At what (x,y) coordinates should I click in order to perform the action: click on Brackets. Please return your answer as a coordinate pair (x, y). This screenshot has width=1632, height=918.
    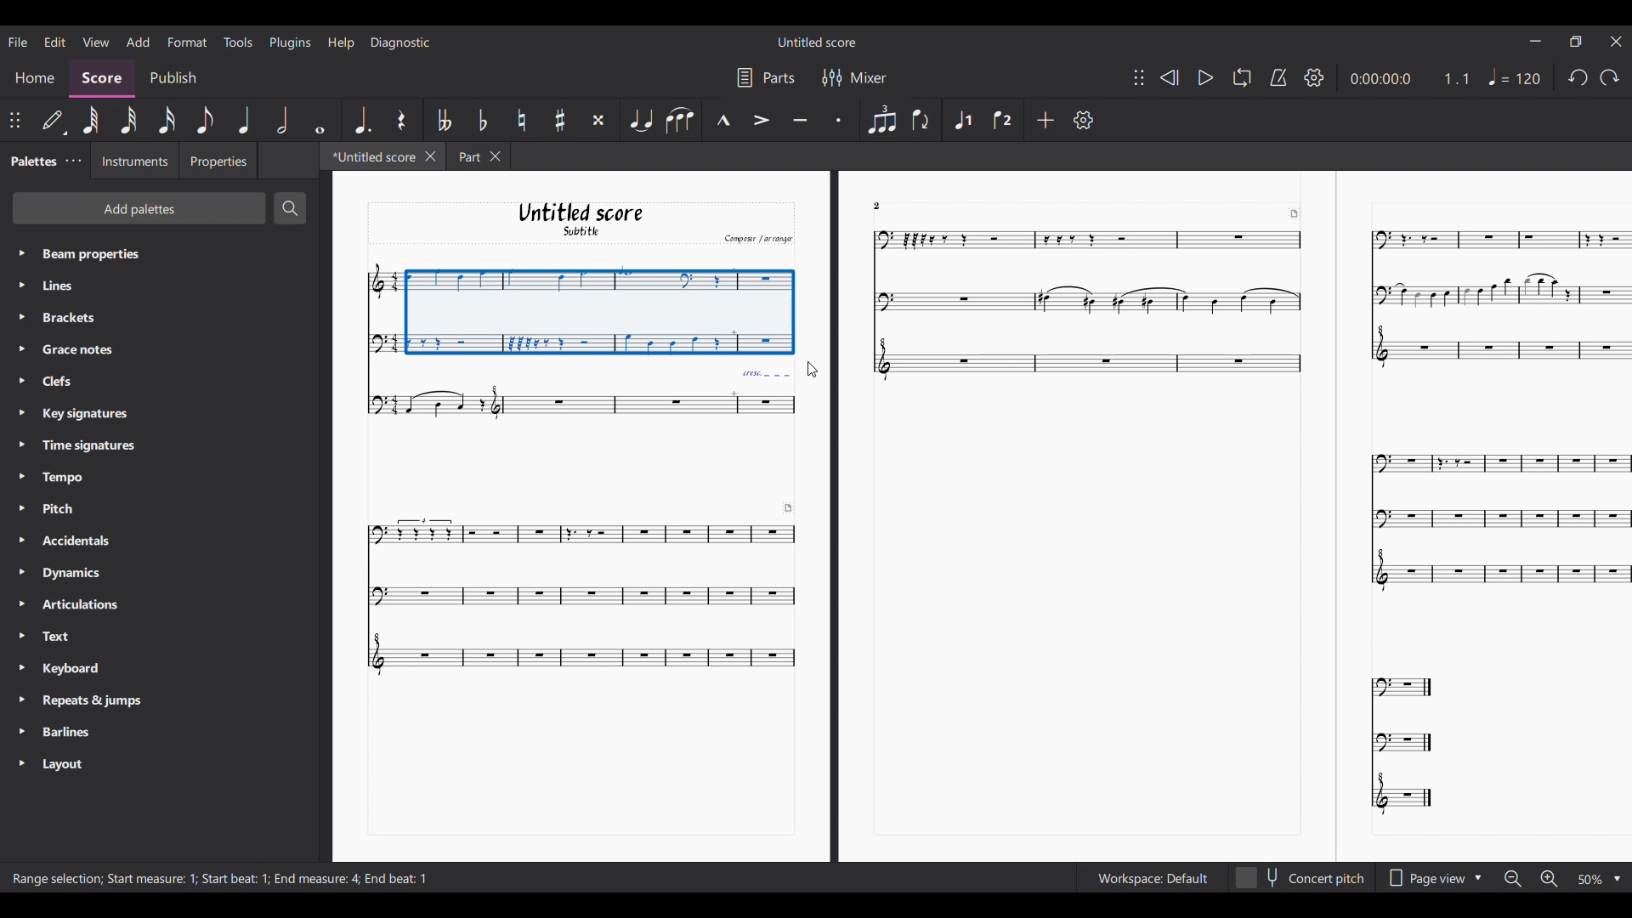
    Looking at the image, I should click on (79, 318).